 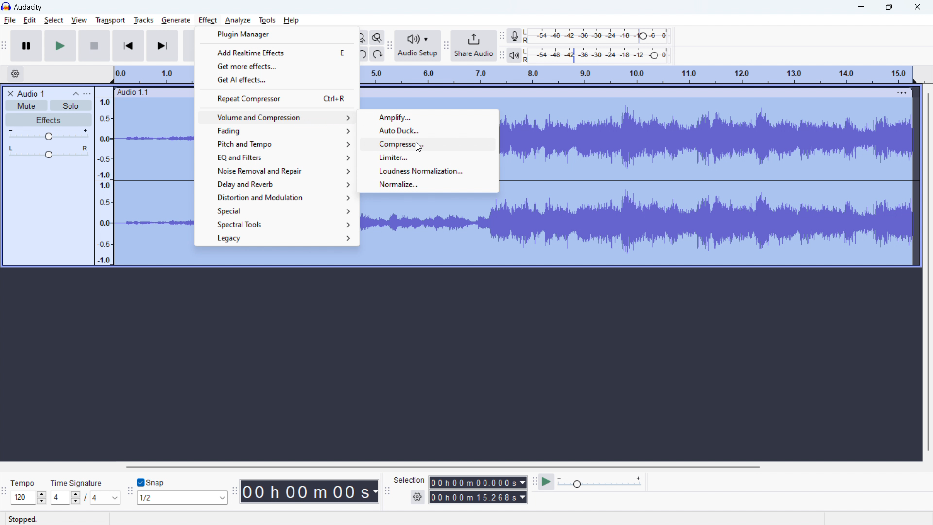 I want to click on record level, so click(x=604, y=36).